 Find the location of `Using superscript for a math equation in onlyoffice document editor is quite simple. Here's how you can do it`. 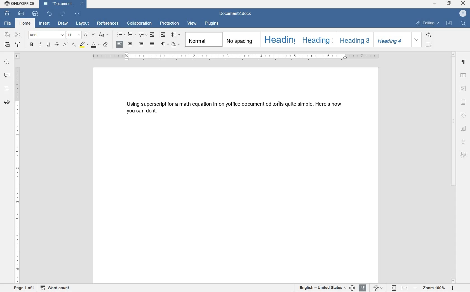

Using superscript for a math equation in onlyoffice document editor is quite simple. Here's how you can do it is located at coordinates (233, 108).